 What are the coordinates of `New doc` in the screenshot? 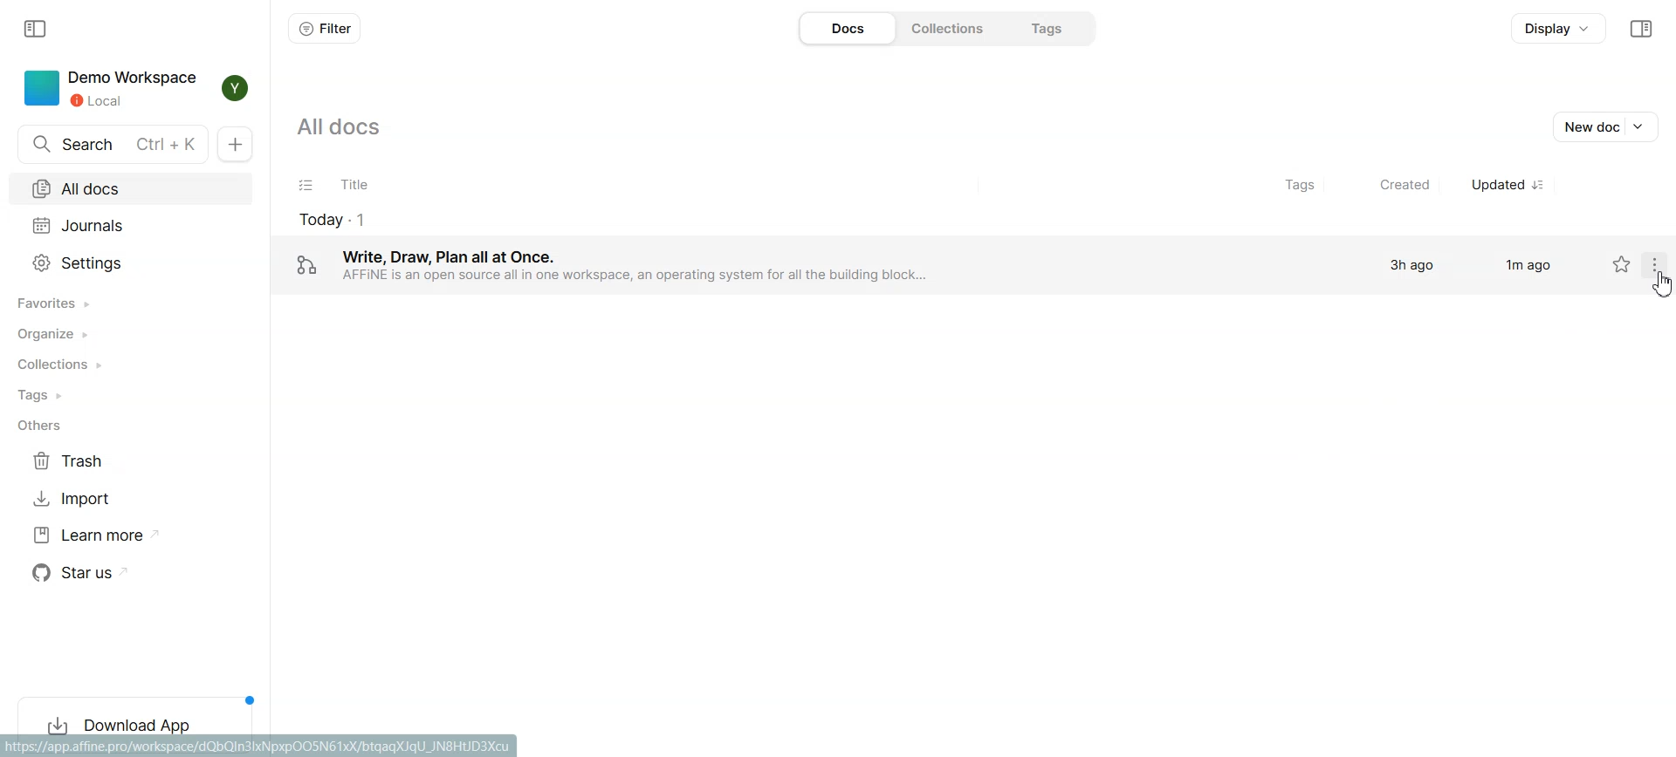 It's located at (1604, 126).